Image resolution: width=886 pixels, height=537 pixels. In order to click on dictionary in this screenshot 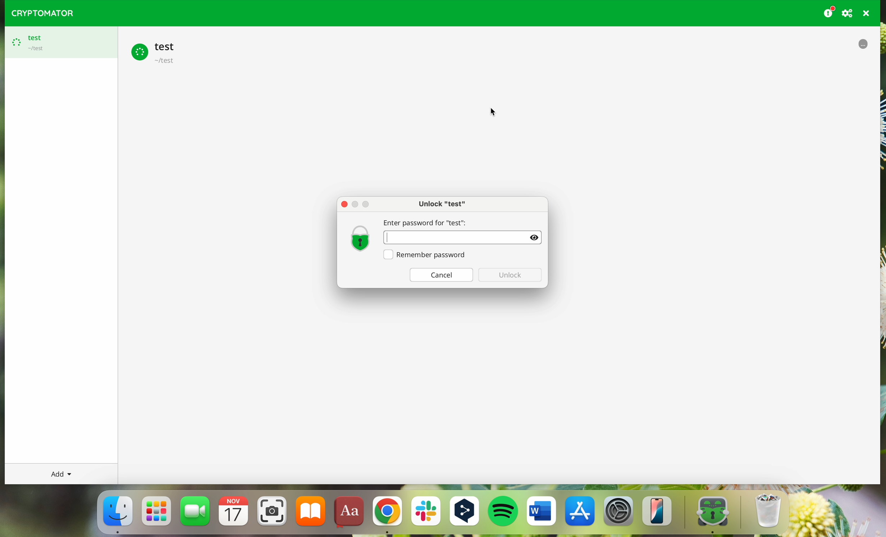, I will do `click(351, 514)`.